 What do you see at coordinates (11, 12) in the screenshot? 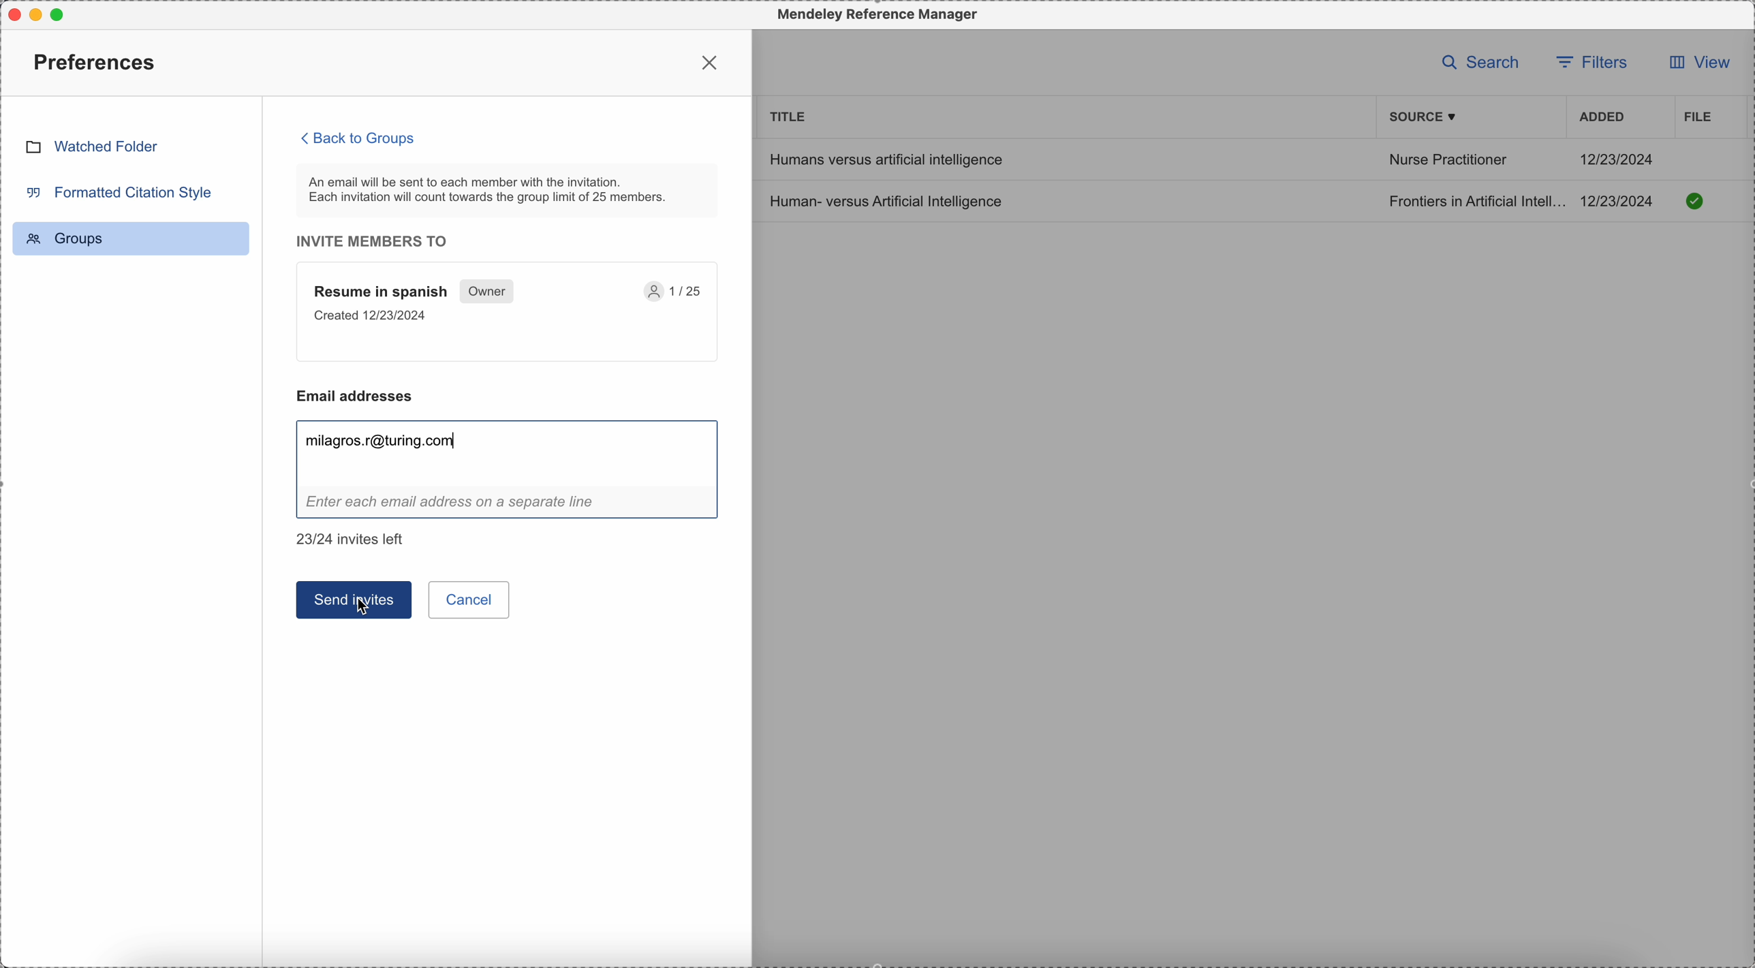
I see `close program` at bounding box center [11, 12].